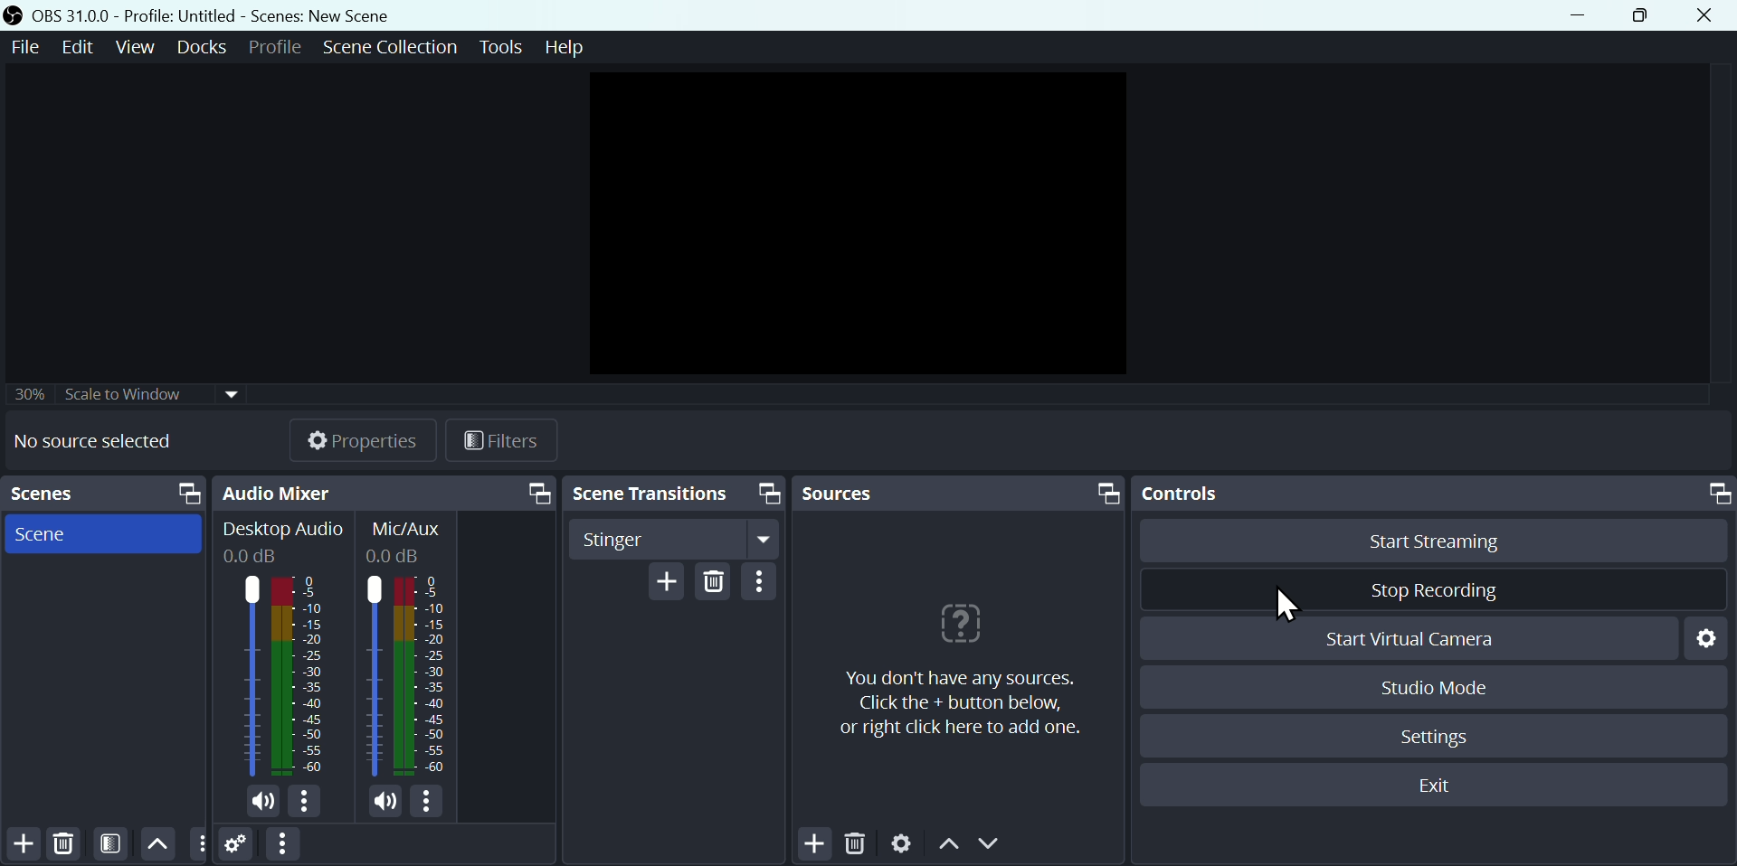  I want to click on maximize, so click(1716, 493).